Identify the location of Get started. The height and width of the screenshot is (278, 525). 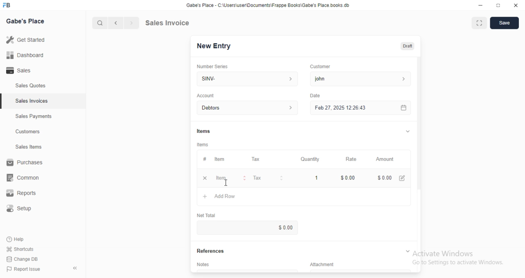
(27, 40).